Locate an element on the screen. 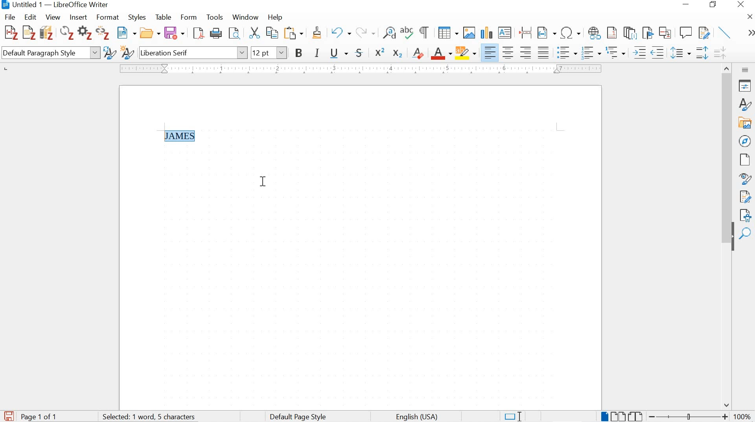 This screenshot has width=755, height=422. default page style is located at coordinates (300, 416).